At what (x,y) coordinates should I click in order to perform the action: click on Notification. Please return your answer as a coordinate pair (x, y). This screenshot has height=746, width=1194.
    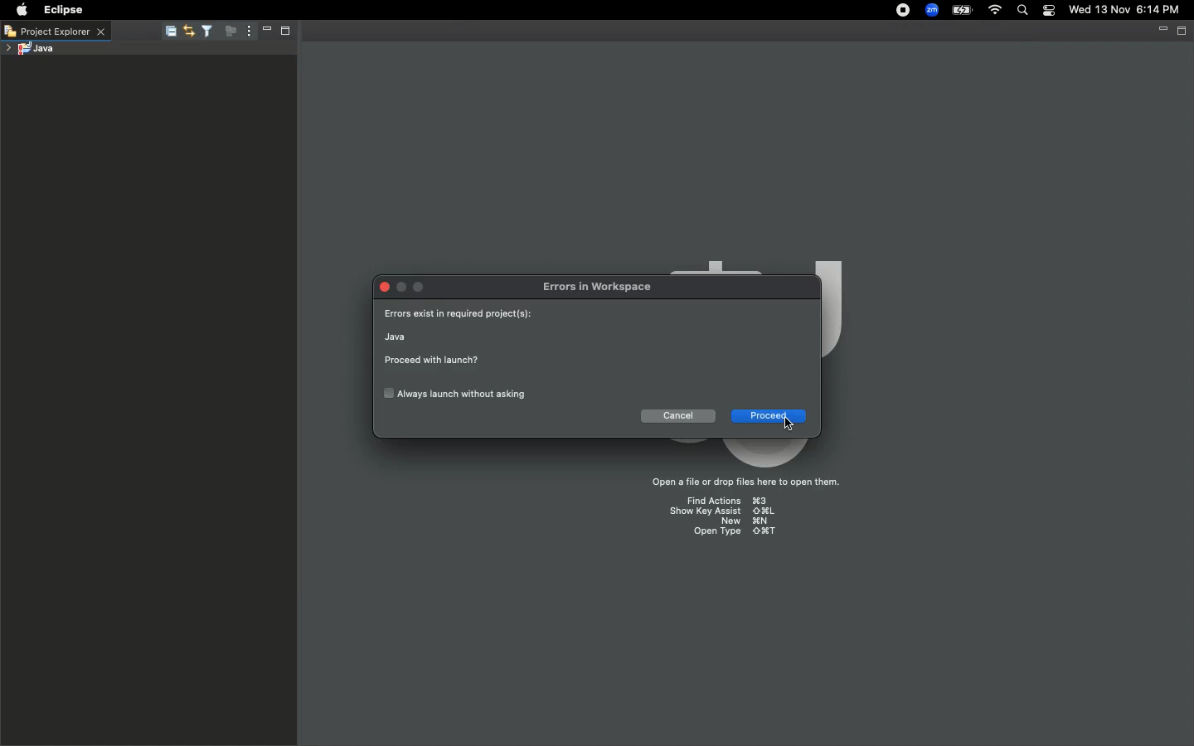
    Looking at the image, I should click on (1050, 11).